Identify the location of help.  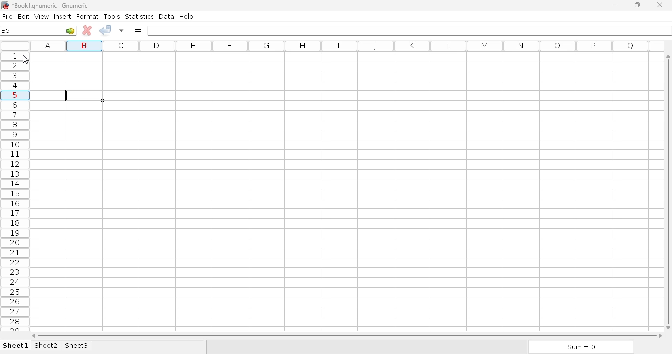
(186, 17).